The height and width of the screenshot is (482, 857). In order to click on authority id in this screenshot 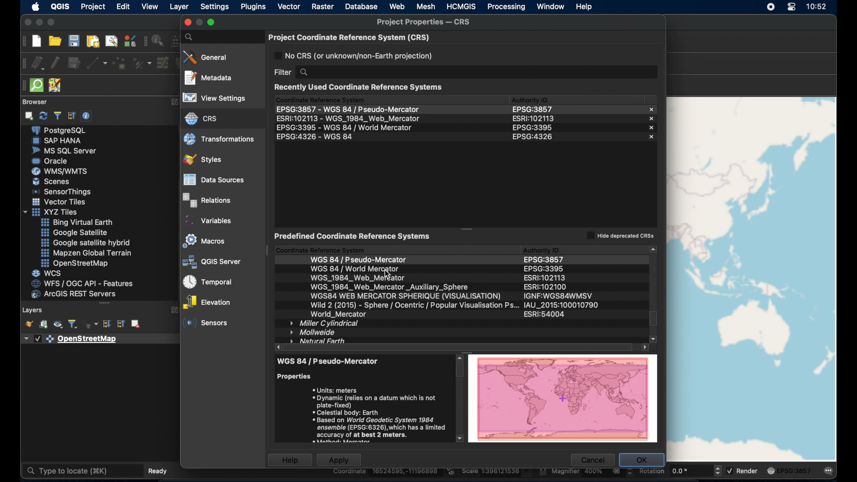, I will do `click(563, 306)`.